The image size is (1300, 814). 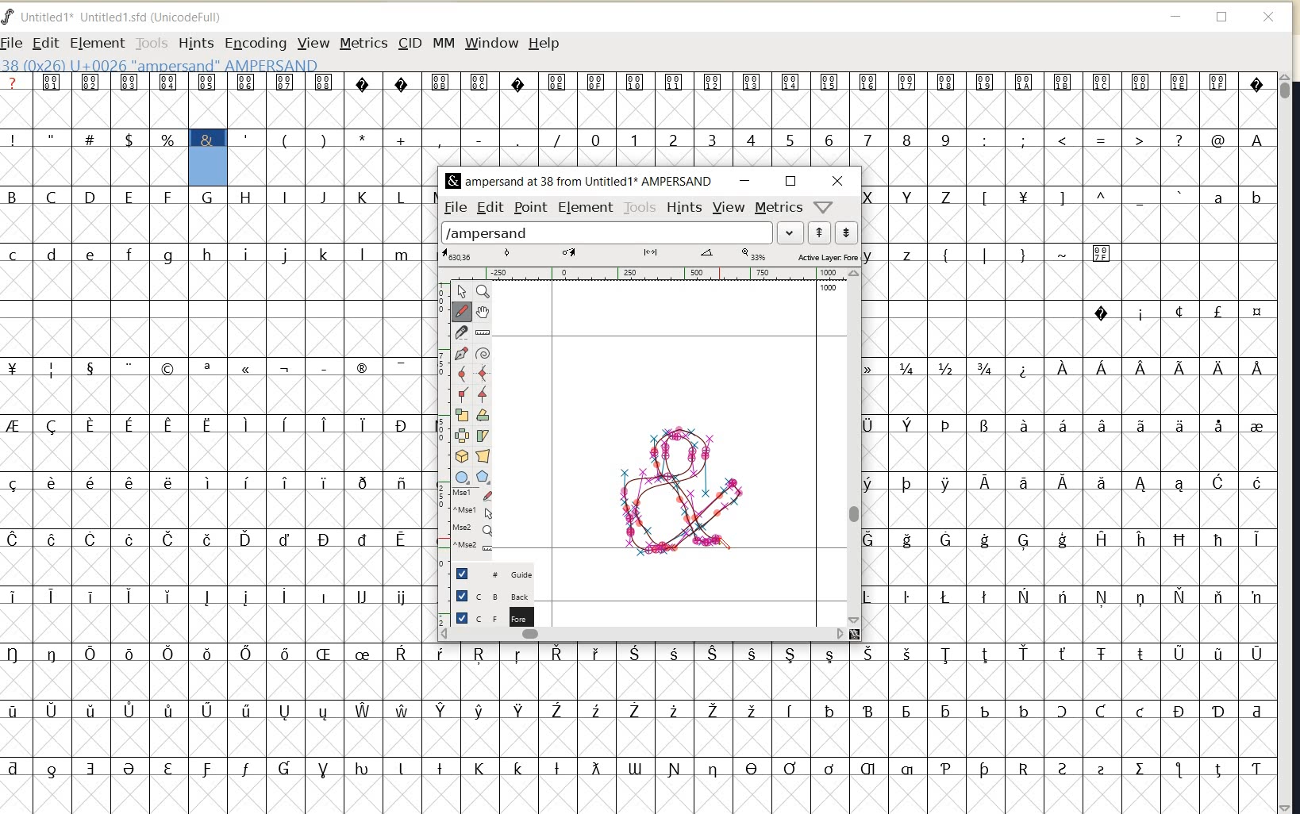 I want to click on flip the selection, so click(x=462, y=435).